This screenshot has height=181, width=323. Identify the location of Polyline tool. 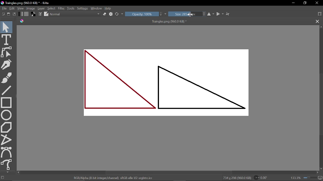
(7, 140).